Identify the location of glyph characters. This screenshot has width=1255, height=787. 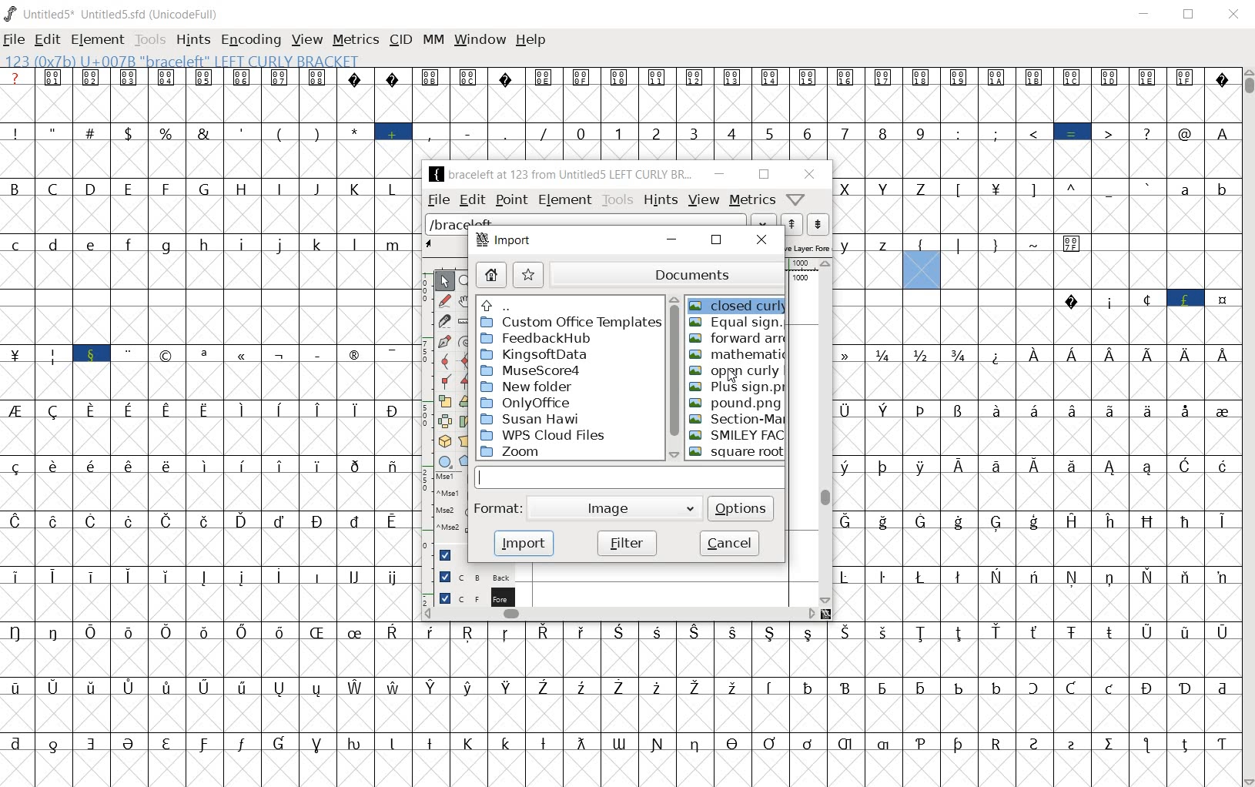
(1036, 454).